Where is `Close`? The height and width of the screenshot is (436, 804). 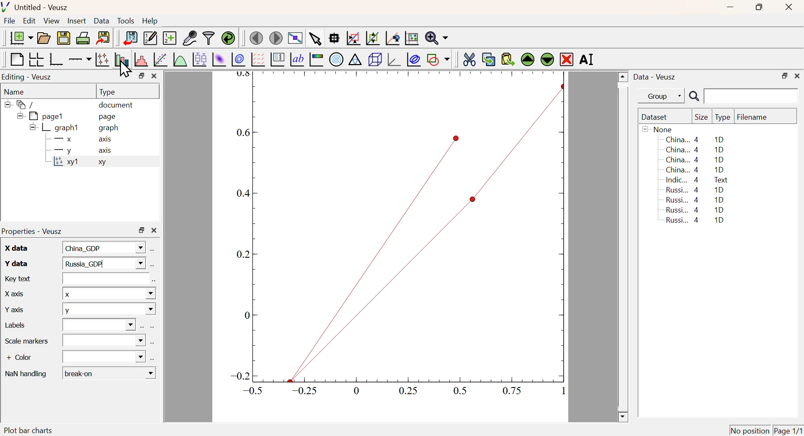 Close is located at coordinates (787, 8).